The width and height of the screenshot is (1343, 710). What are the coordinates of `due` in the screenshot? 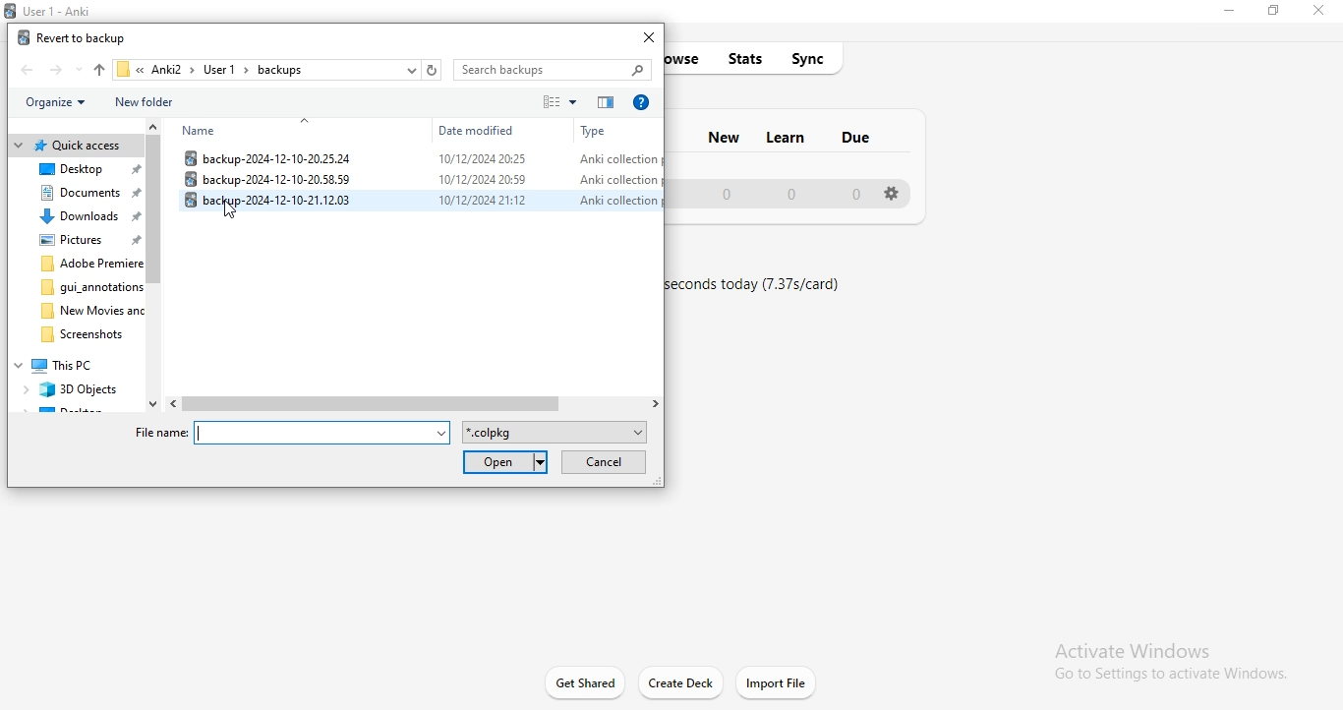 It's located at (856, 141).